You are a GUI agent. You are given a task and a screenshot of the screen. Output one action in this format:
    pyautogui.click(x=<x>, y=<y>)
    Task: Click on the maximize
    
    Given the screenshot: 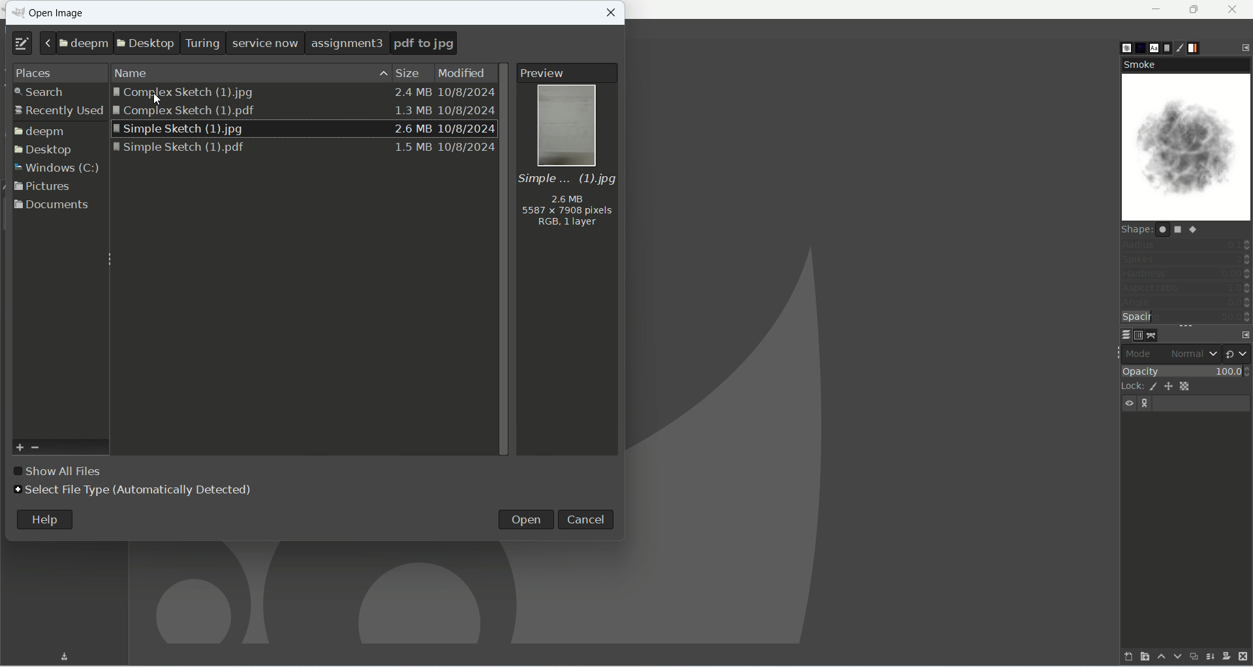 What is the action you would take?
    pyautogui.click(x=1194, y=9)
    